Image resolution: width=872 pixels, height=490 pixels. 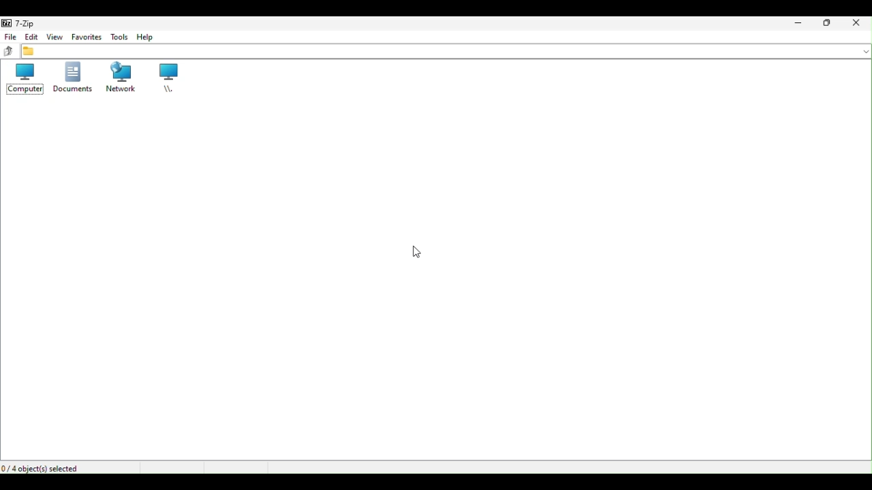 What do you see at coordinates (148, 38) in the screenshot?
I see `help` at bounding box center [148, 38].